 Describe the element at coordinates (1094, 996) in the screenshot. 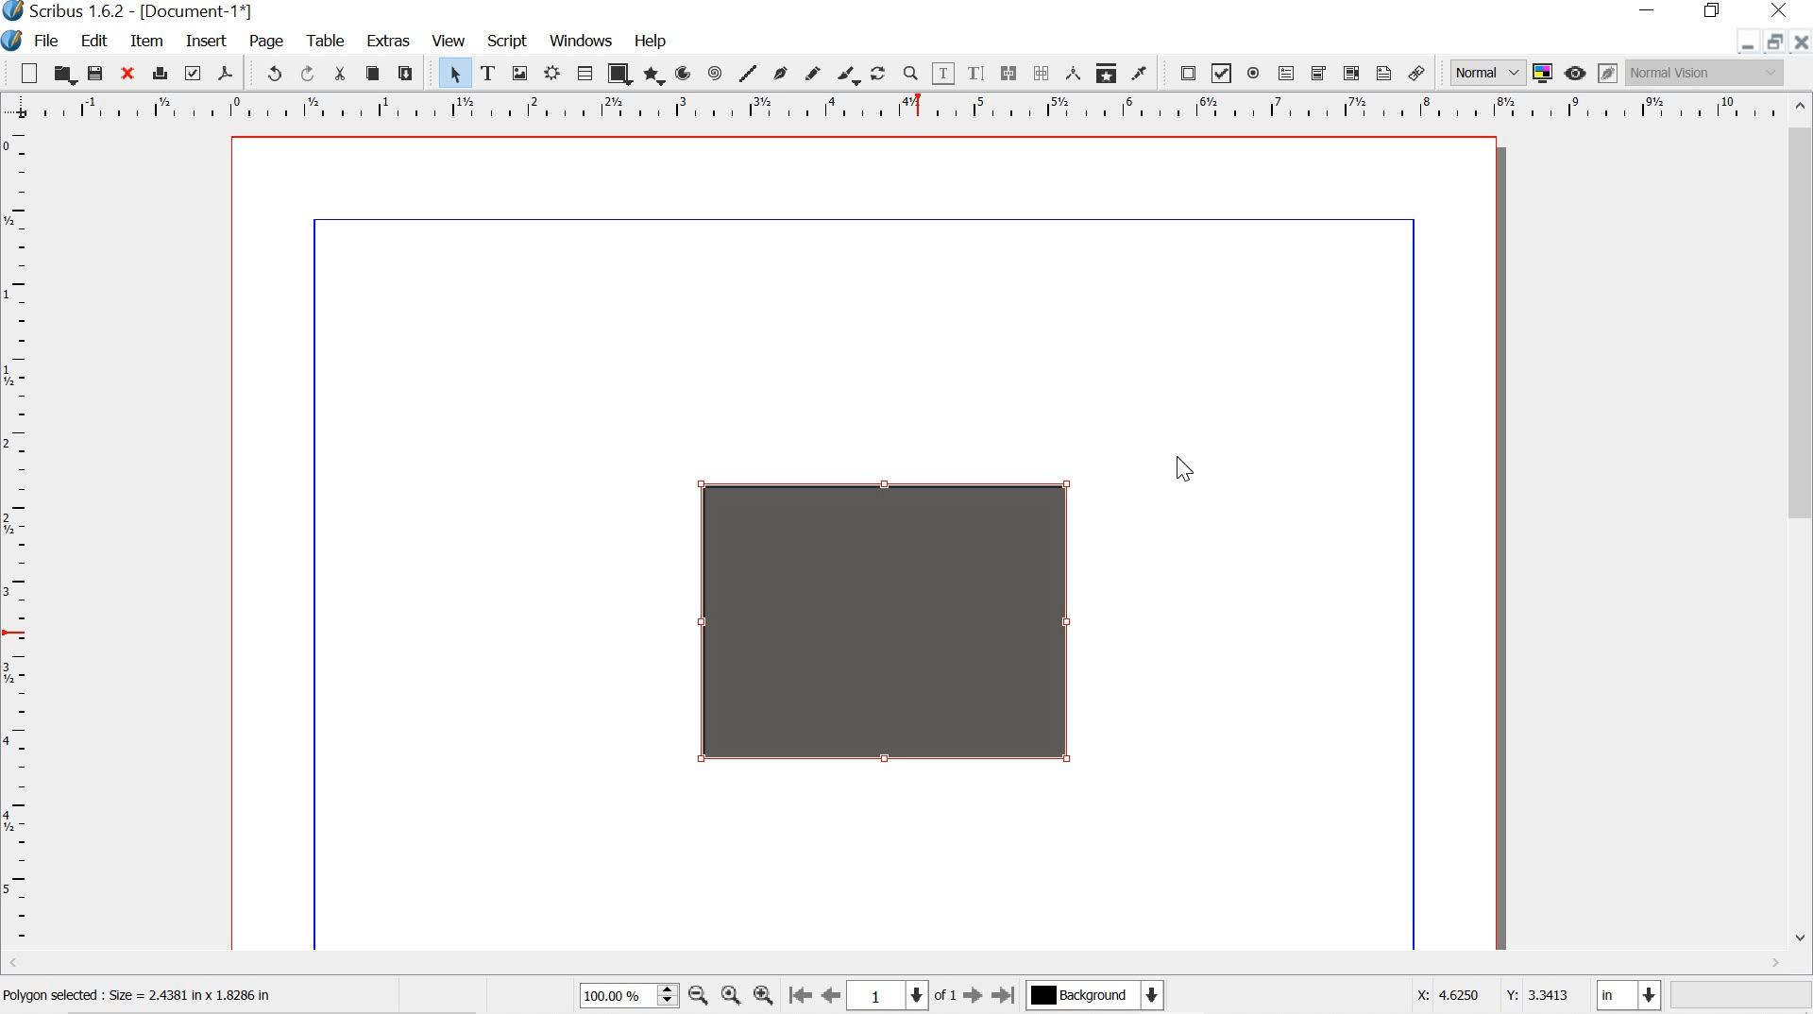

I see `Background` at that location.